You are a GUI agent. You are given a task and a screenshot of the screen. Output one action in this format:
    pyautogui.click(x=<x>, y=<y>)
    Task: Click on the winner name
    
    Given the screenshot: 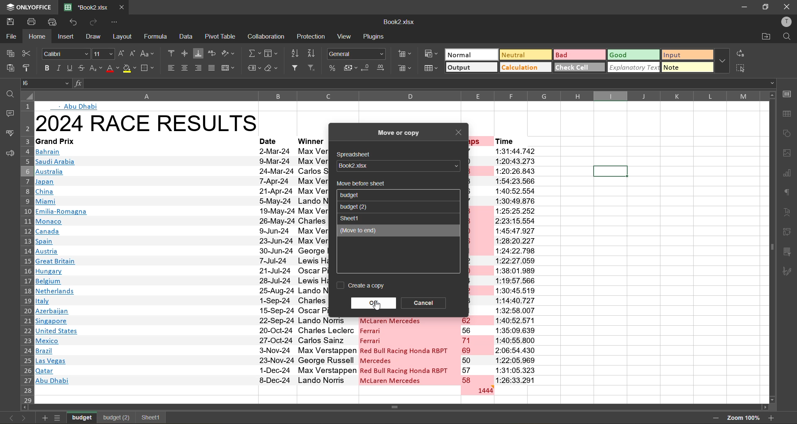 What is the action you would take?
    pyautogui.click(x=312, y=266)
    